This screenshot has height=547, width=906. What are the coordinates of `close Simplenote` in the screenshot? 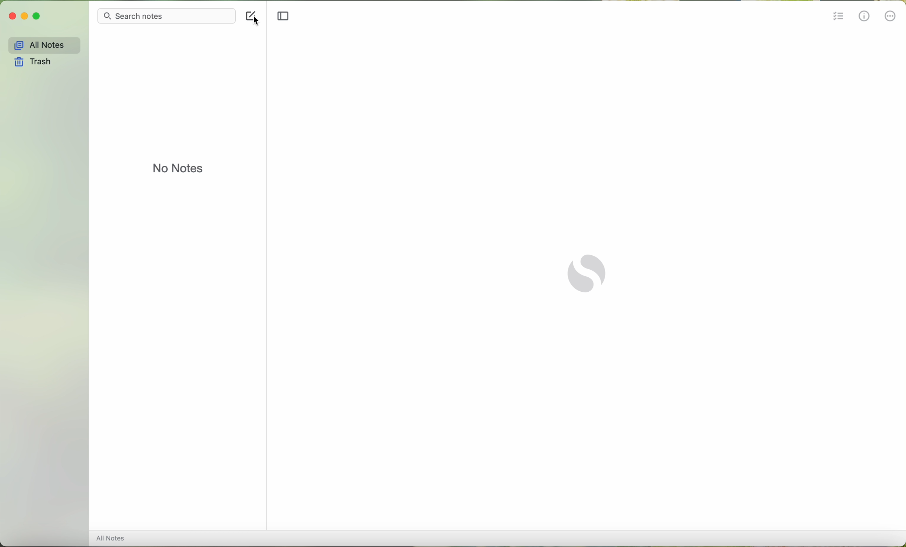 It's located at (12, 16).